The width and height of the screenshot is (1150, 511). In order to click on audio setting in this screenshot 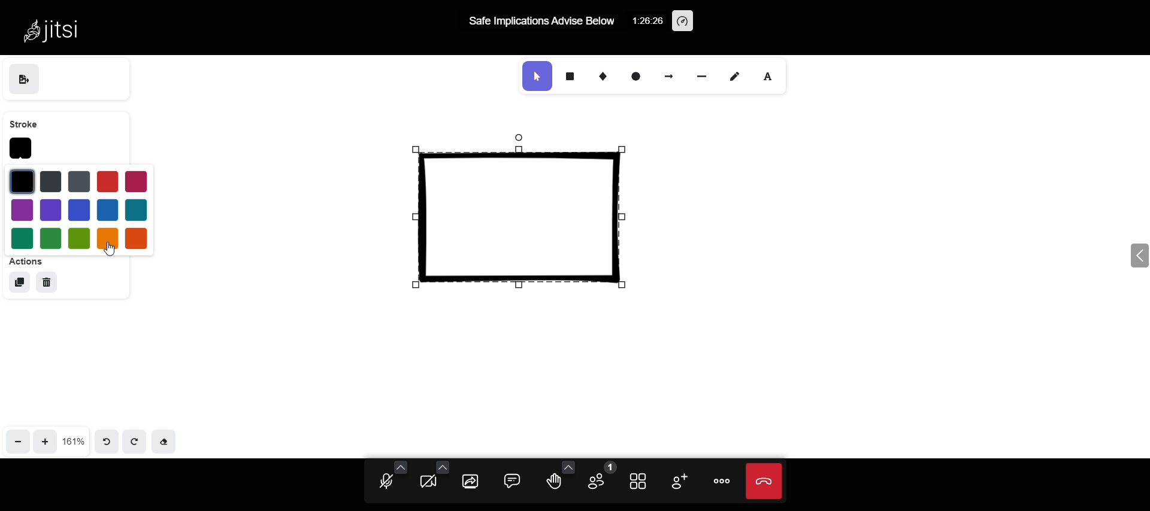, I will do `click(399, 466)`.